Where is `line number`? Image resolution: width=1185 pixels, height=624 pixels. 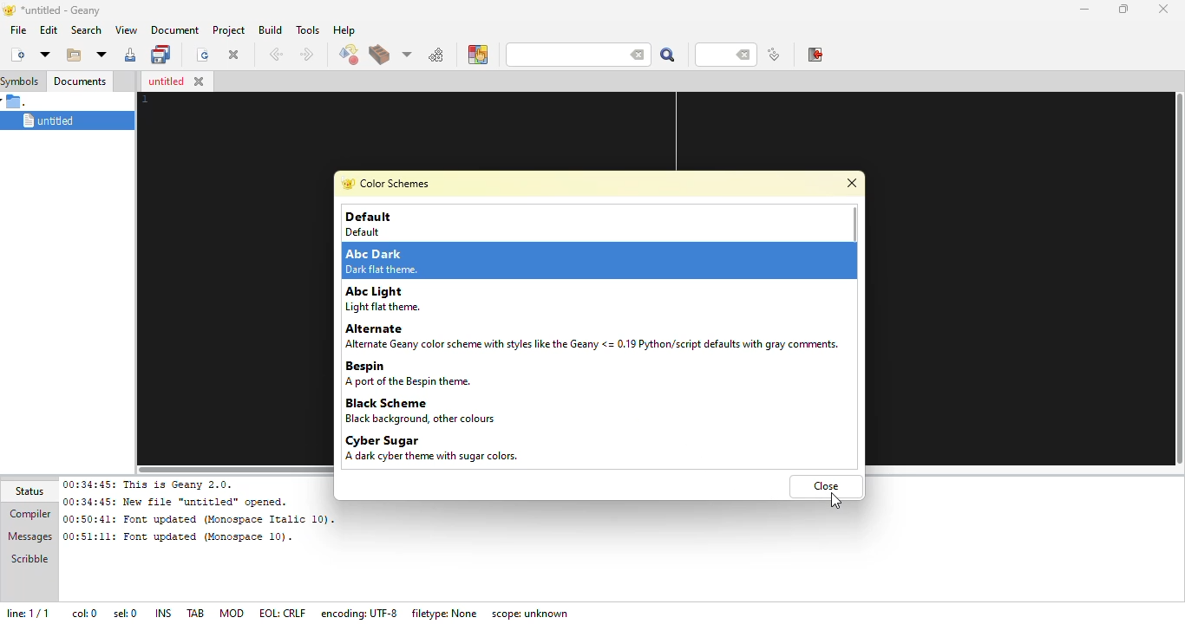 line number is located at coordinates (717, 55).